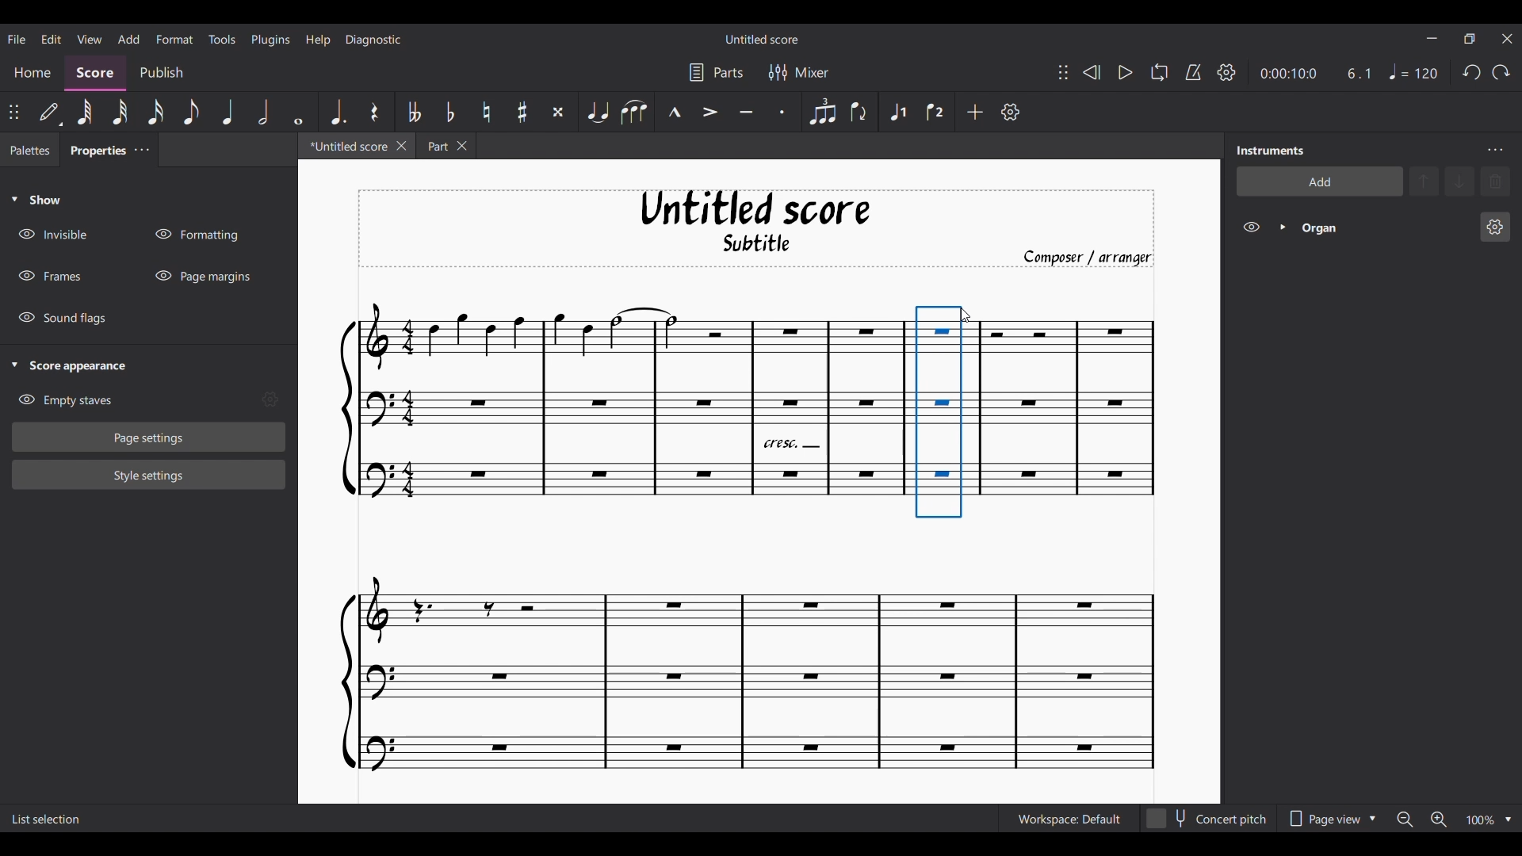 The width and height of the screenshot is (1522, 856). I want to click on Palettes tab, so click(30, 149).